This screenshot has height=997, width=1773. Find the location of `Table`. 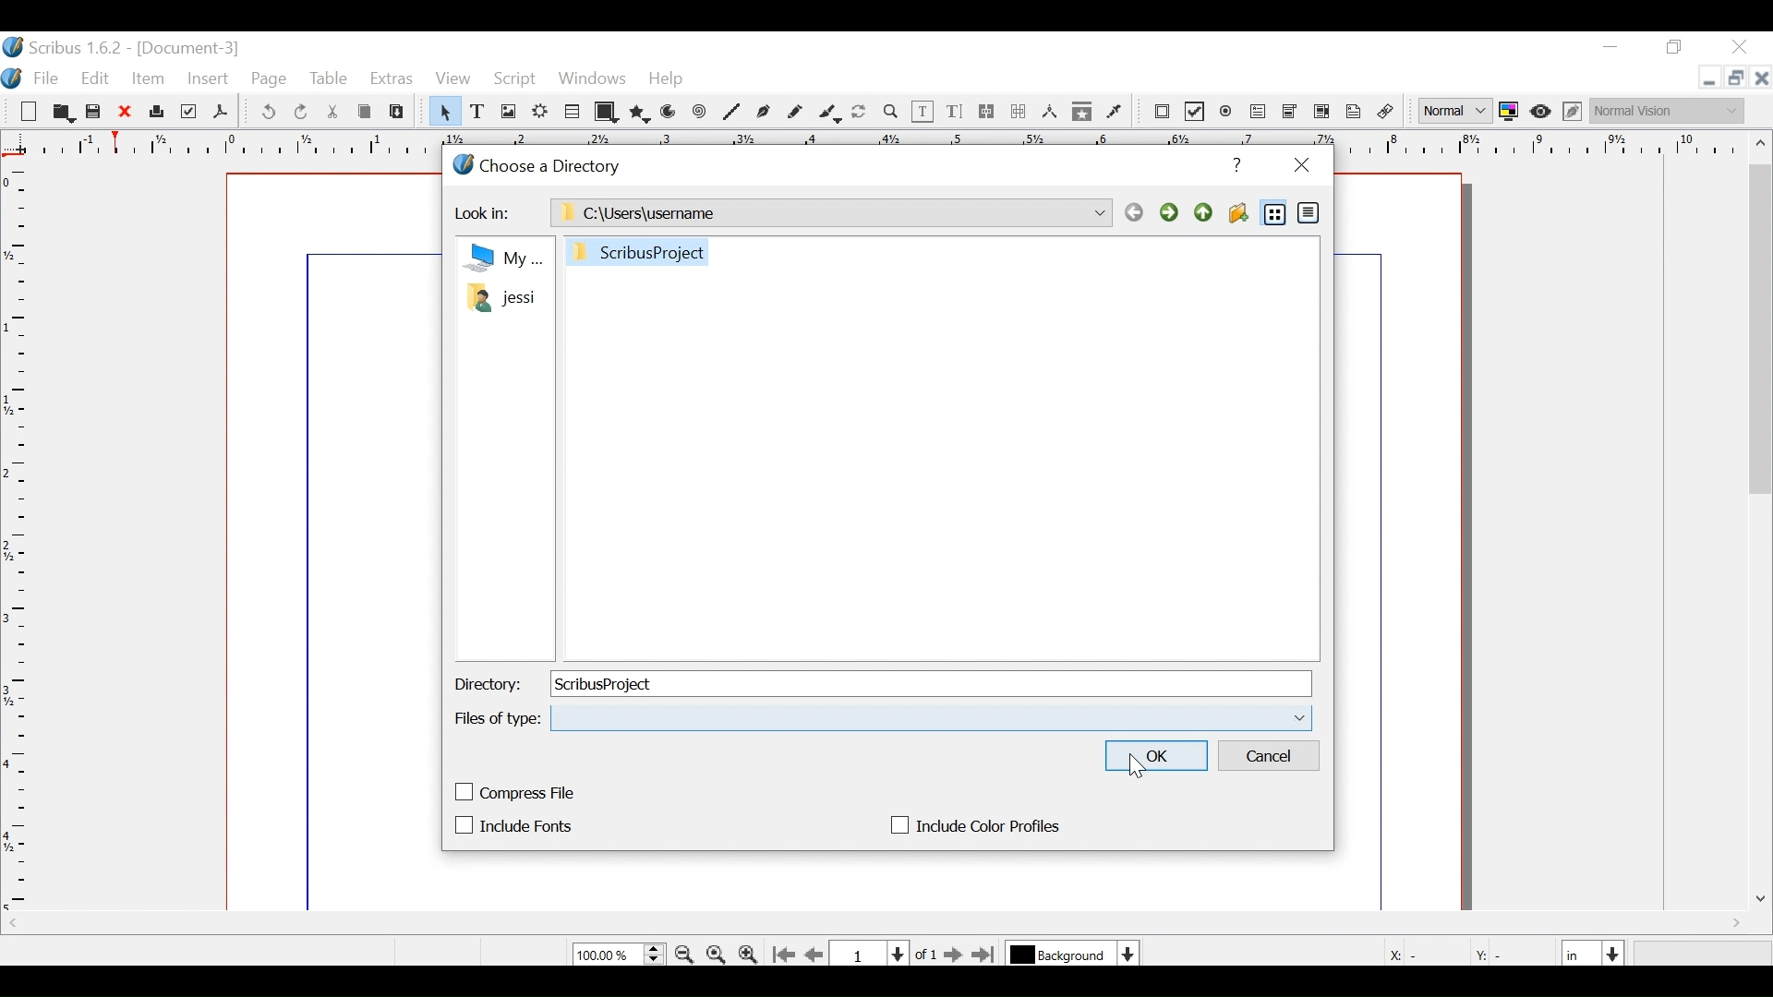

Table is located at coordinates (573, 111).